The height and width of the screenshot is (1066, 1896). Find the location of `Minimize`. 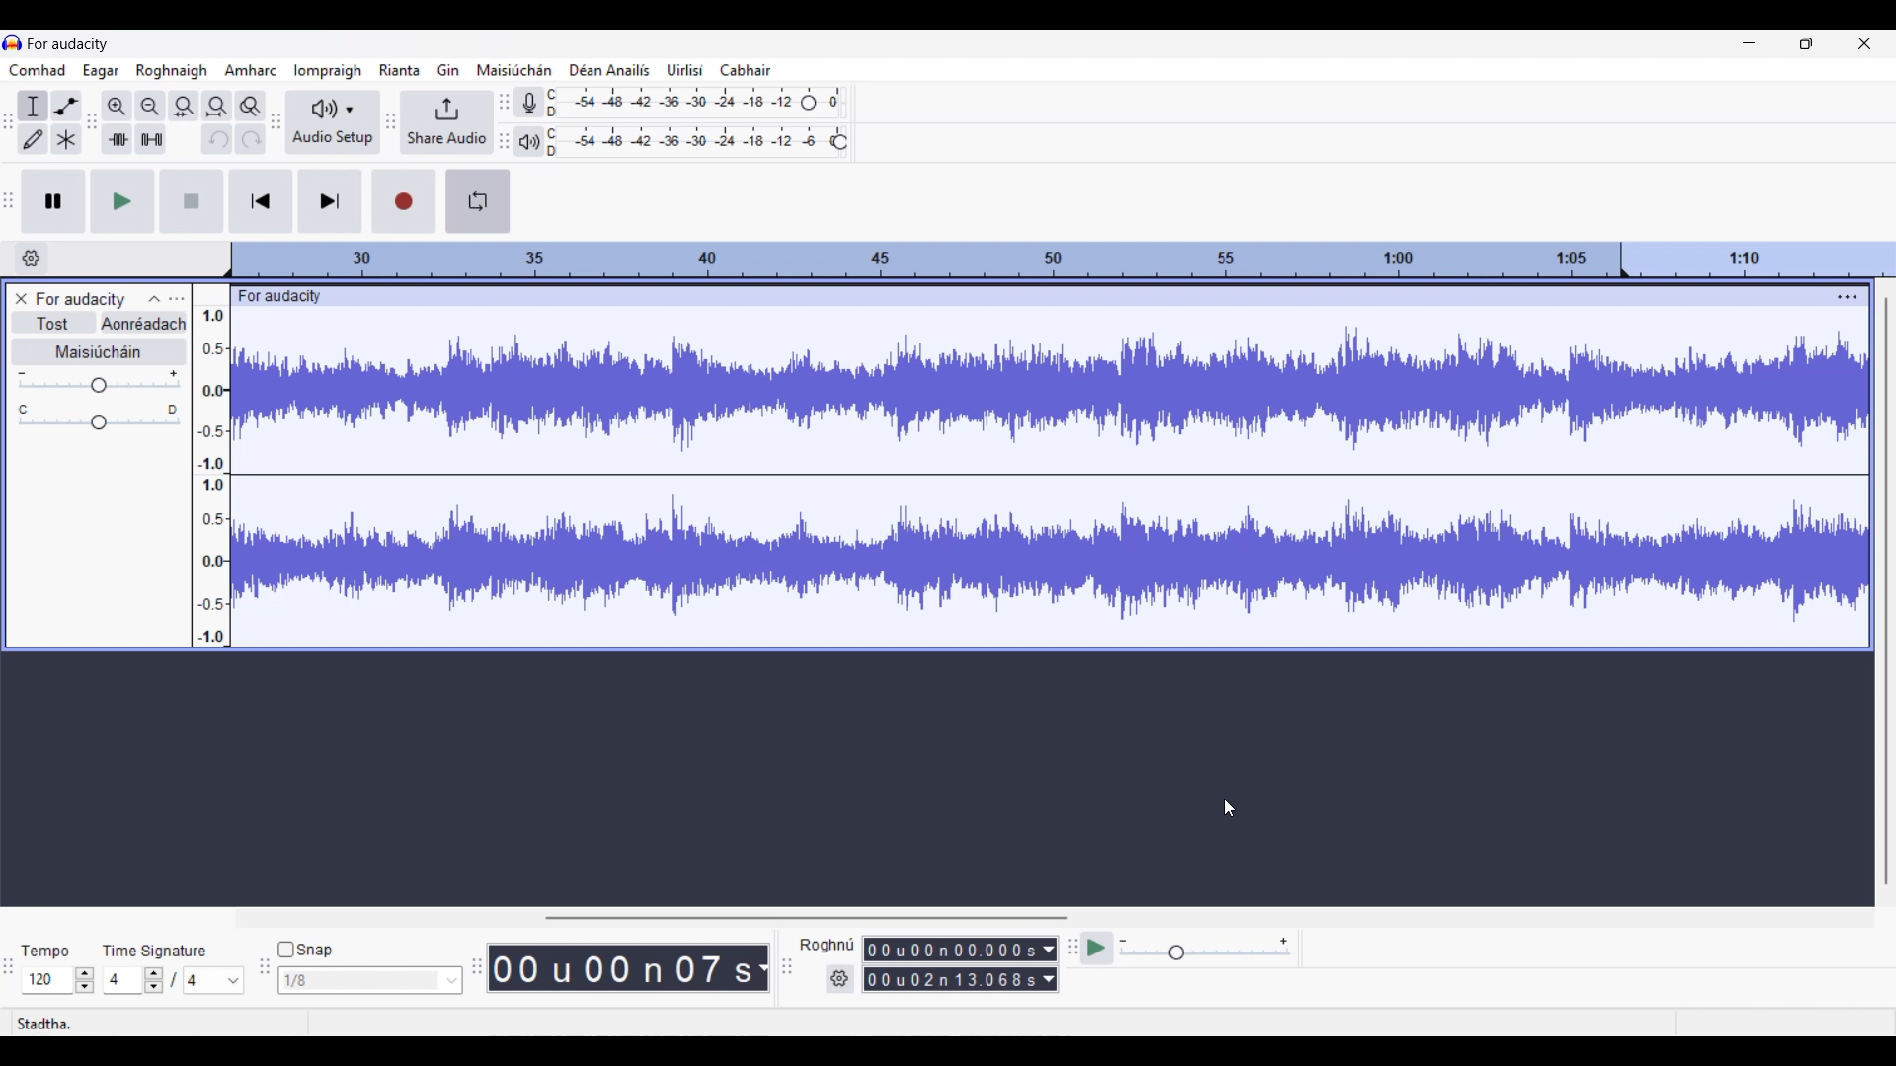

Minimize is located at coordinates (1750, 42).